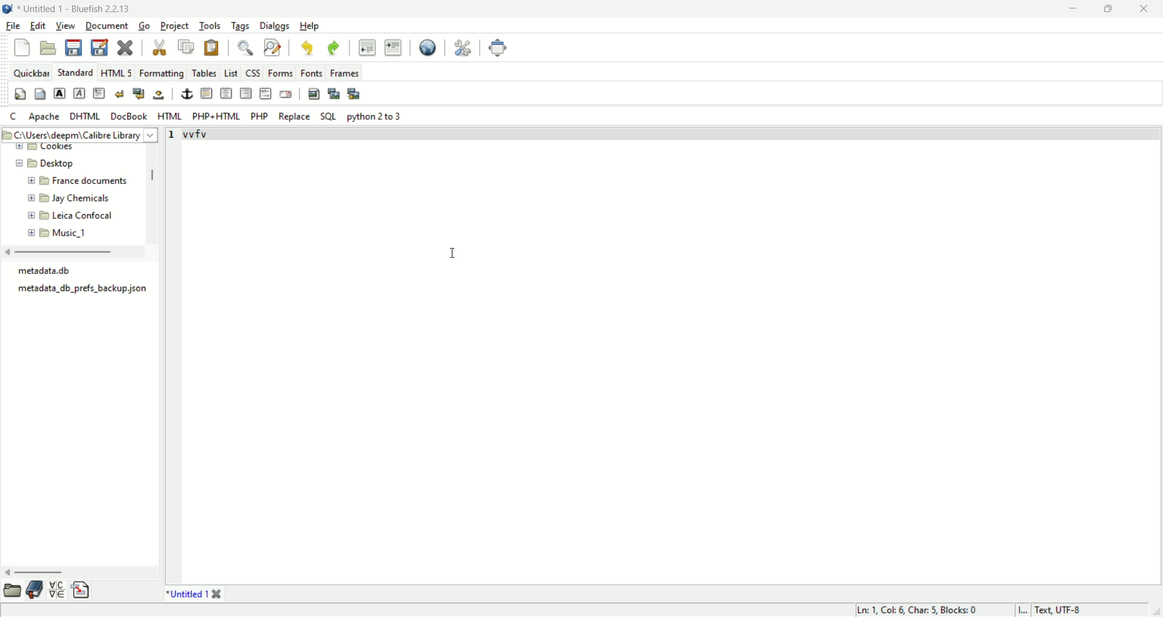  I want to click on right justify, so click(247, 93).